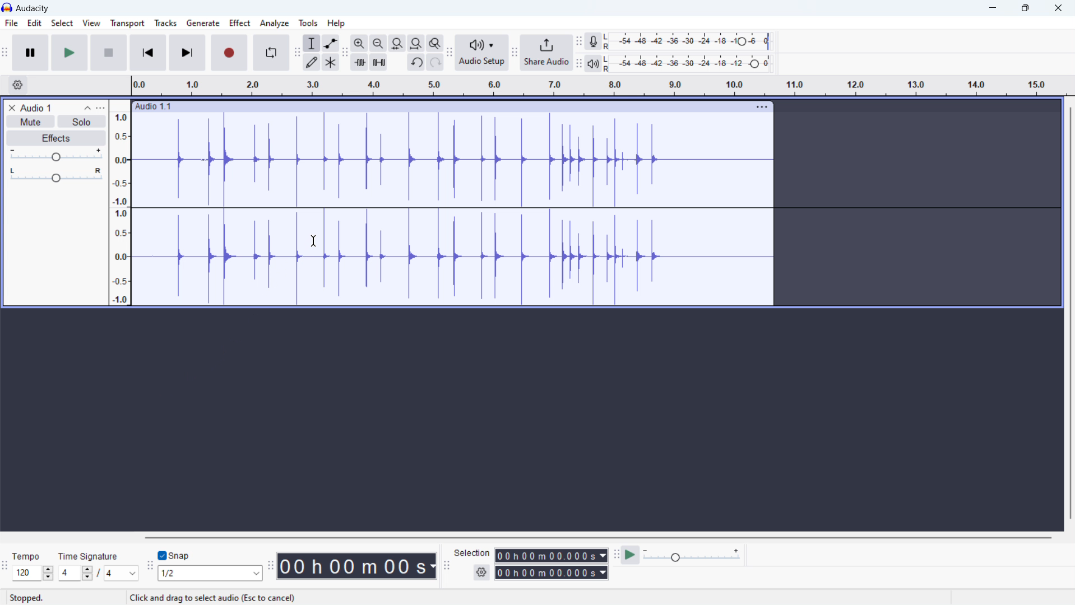  Describe the element at coordinates (240, 23) in the screenshot. I see `effect` at that location.